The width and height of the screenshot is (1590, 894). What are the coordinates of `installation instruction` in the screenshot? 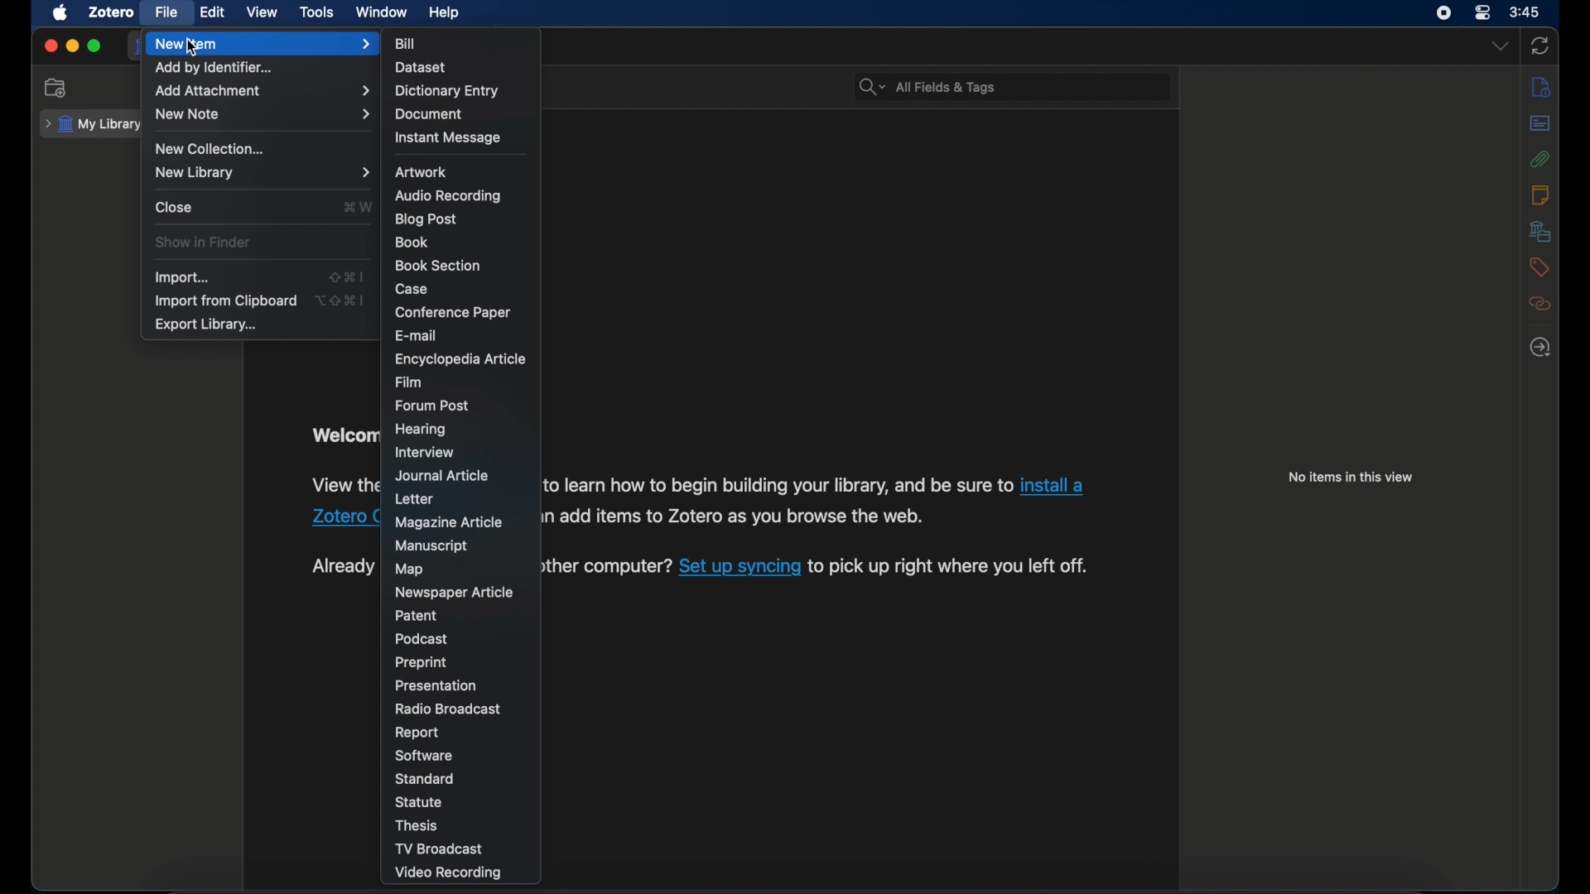 It's located at (814, 501).